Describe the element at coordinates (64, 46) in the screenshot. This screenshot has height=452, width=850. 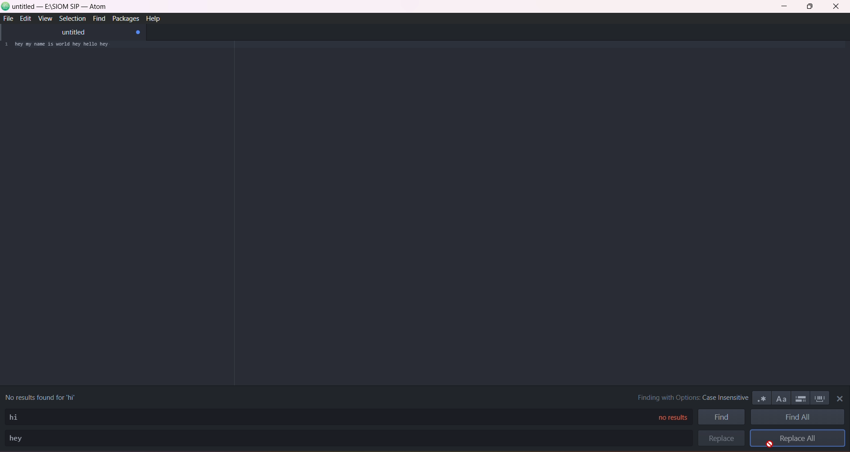
I see `hi my name is world hi hello hi` at that location.